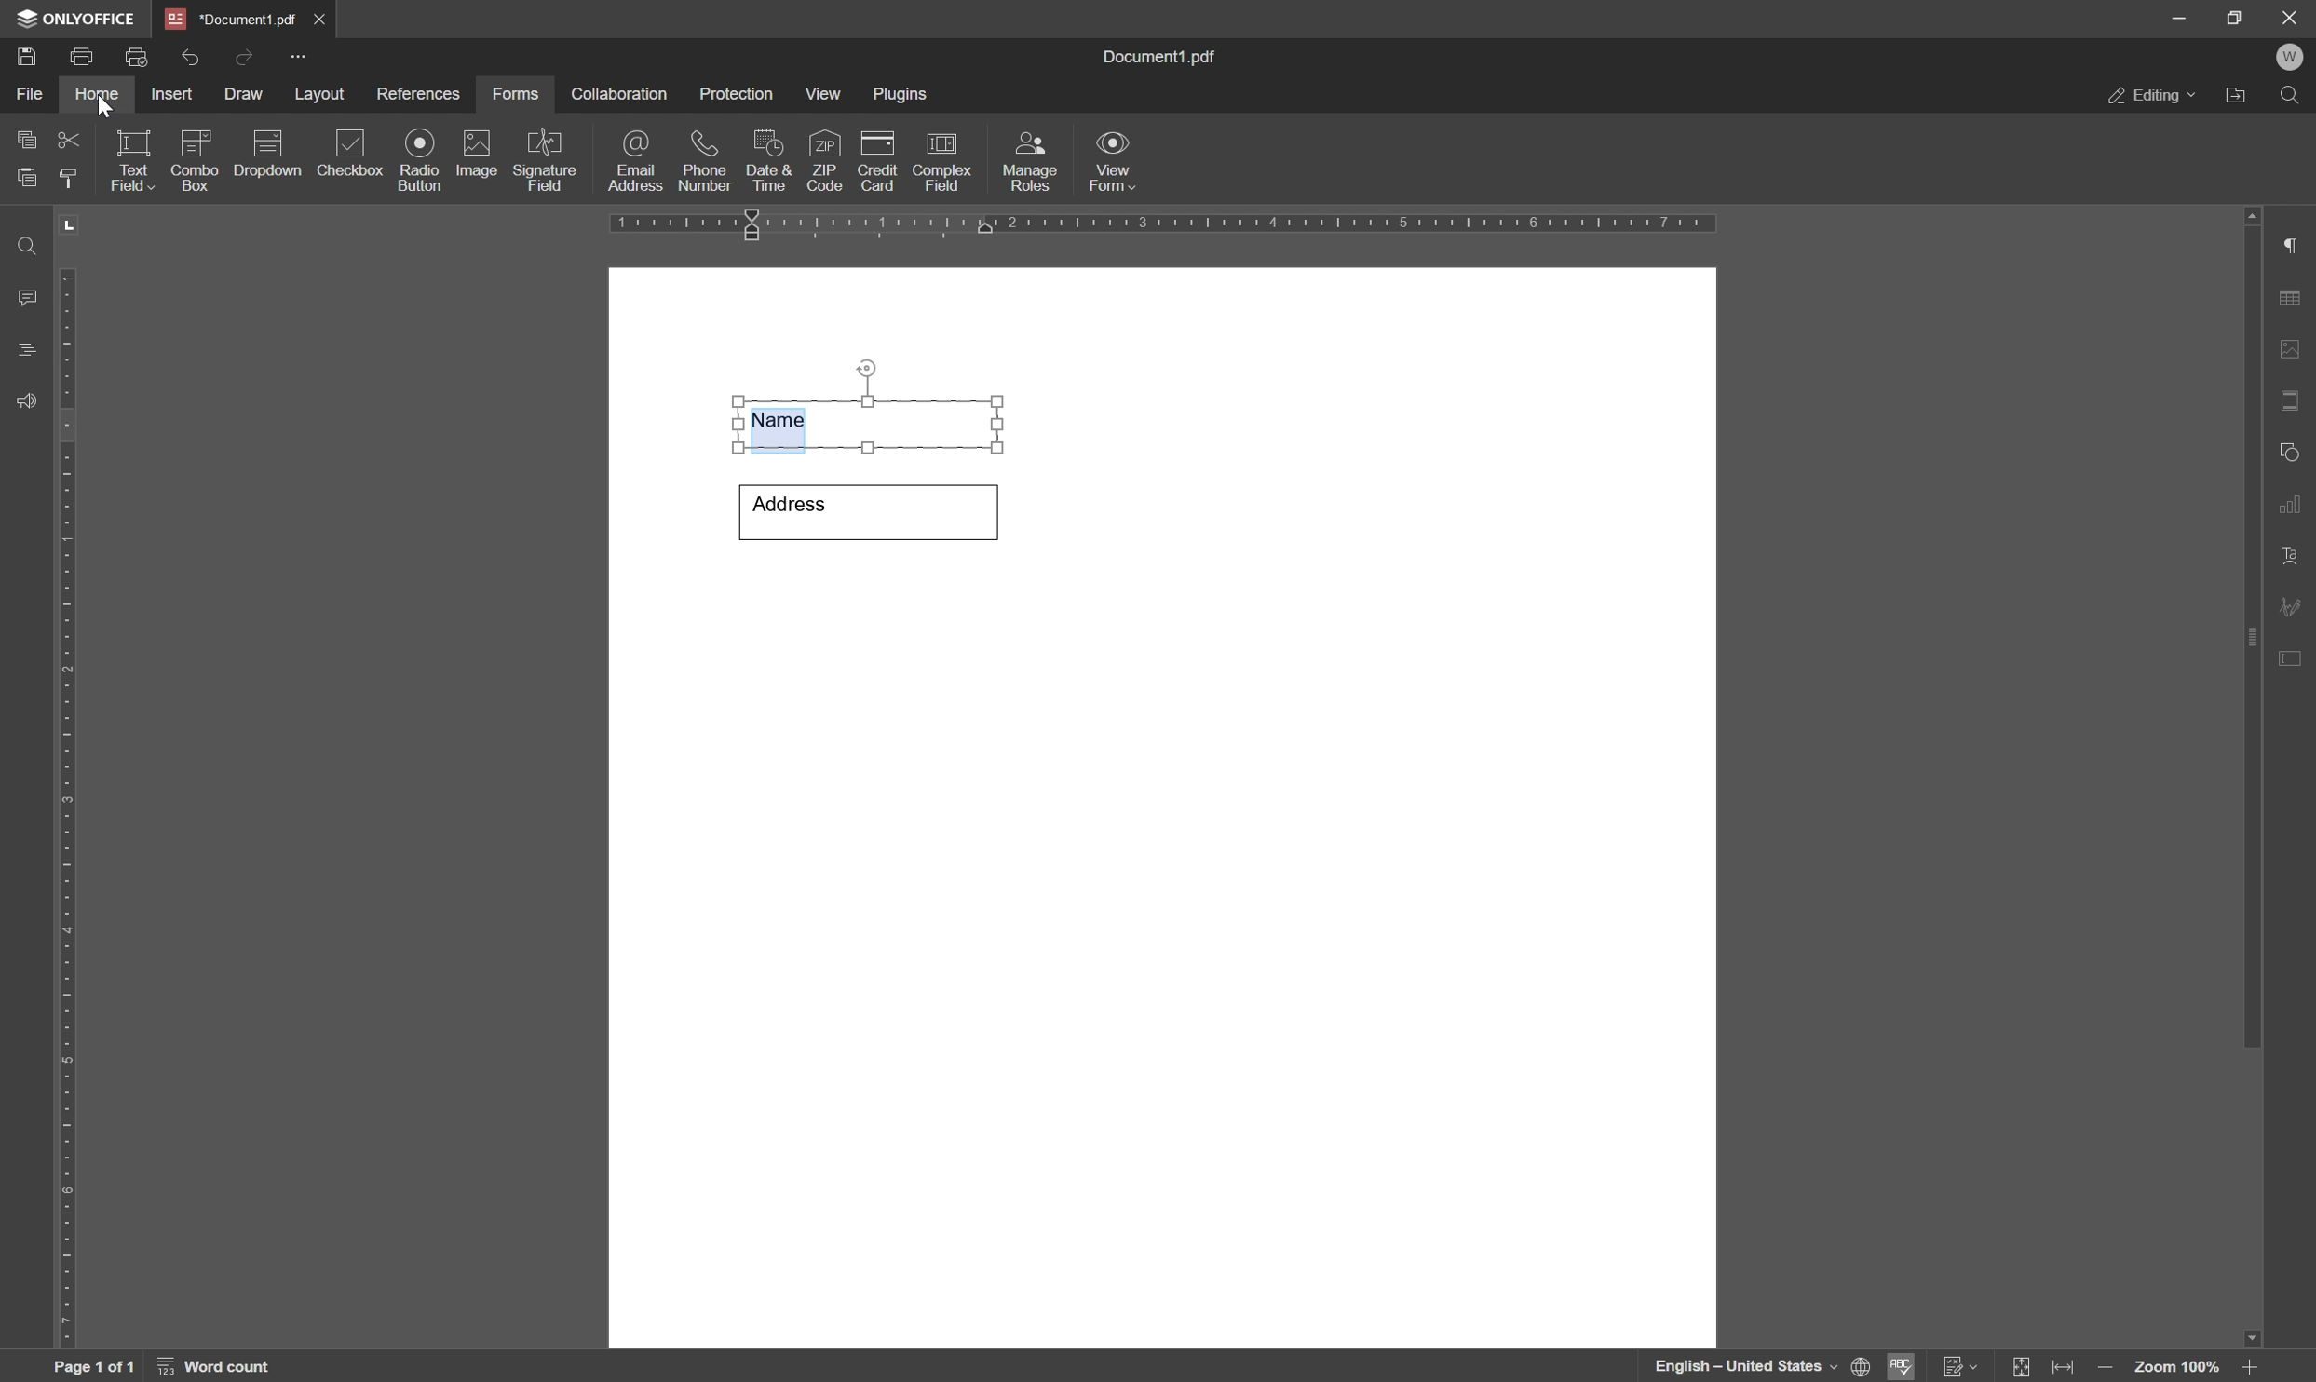 The height and width of the screenshot is (1382, 2316). Describe the element at coordinates (103, 105) in the screenshot. I see `cursor` at that location.